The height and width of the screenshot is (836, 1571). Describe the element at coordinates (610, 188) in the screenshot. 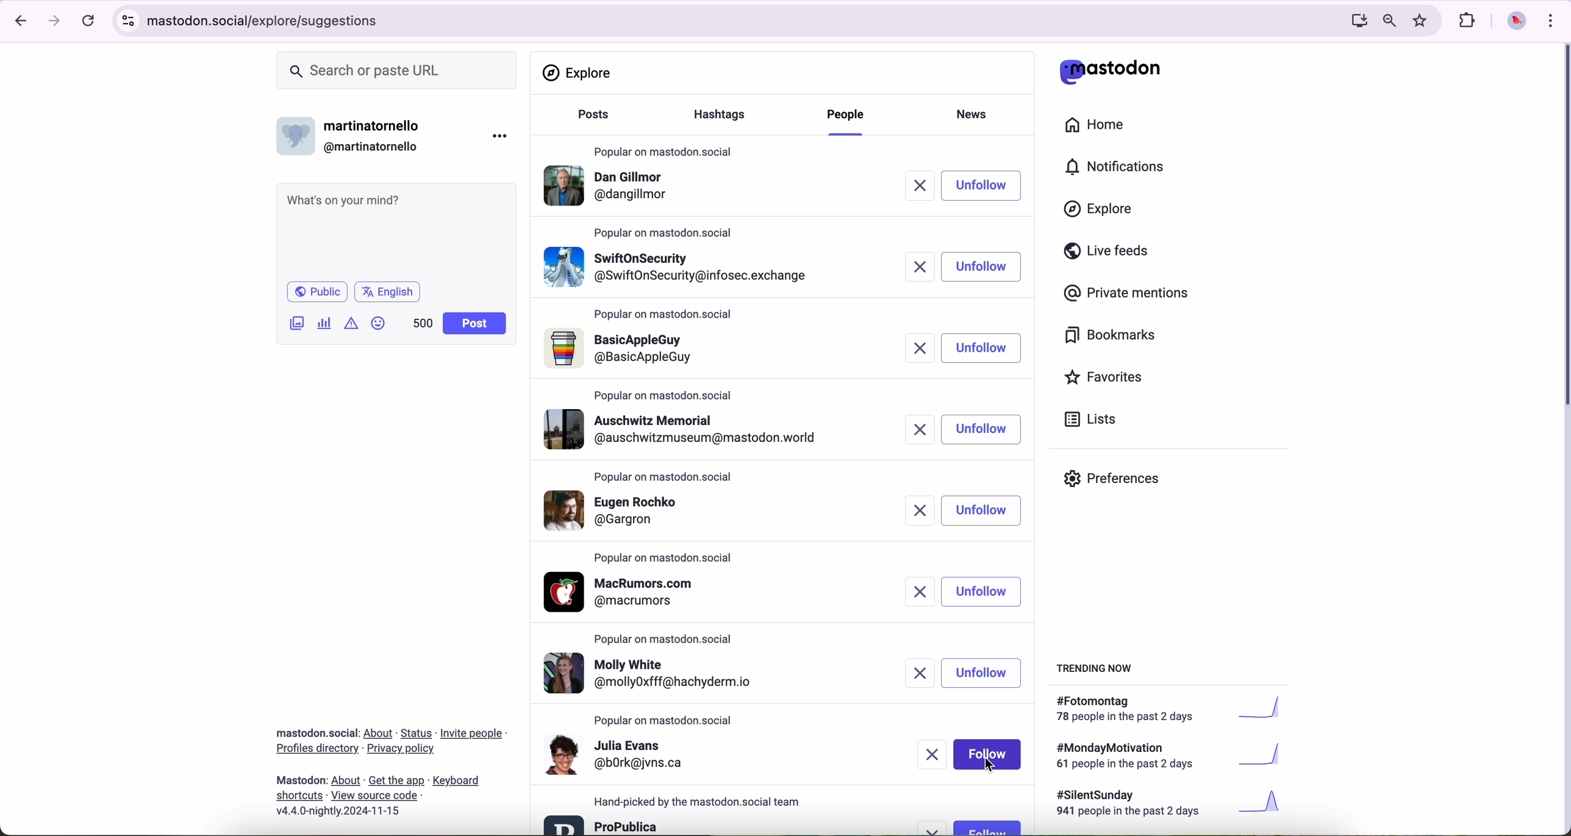

I see `profile` at that location.